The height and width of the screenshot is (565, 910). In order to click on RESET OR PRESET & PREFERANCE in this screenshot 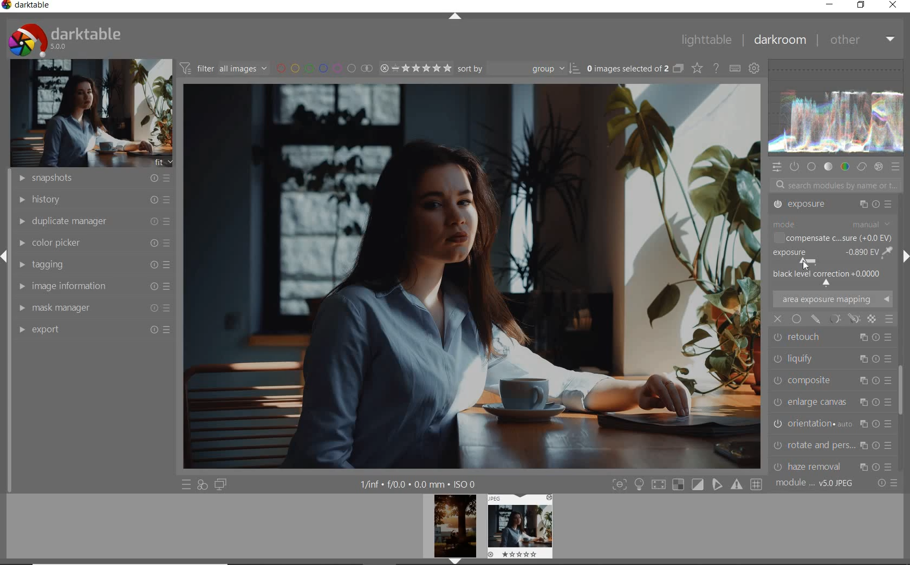, I will do `click(886, 485)`.